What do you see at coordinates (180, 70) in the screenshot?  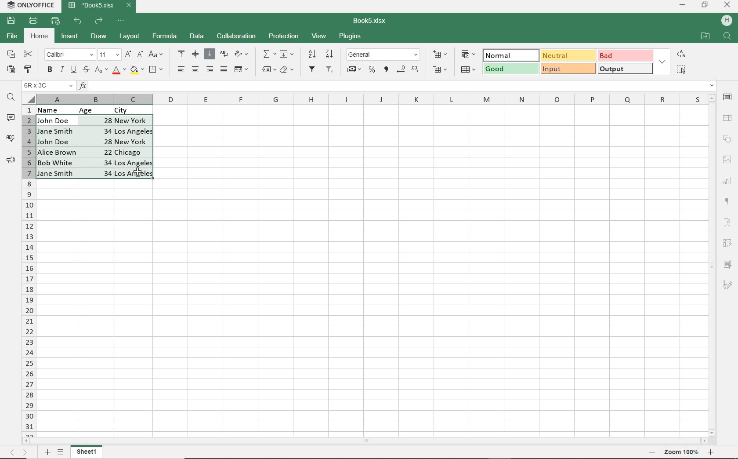 I see `ALIGN LEFT` at bounding box center [180, 70].